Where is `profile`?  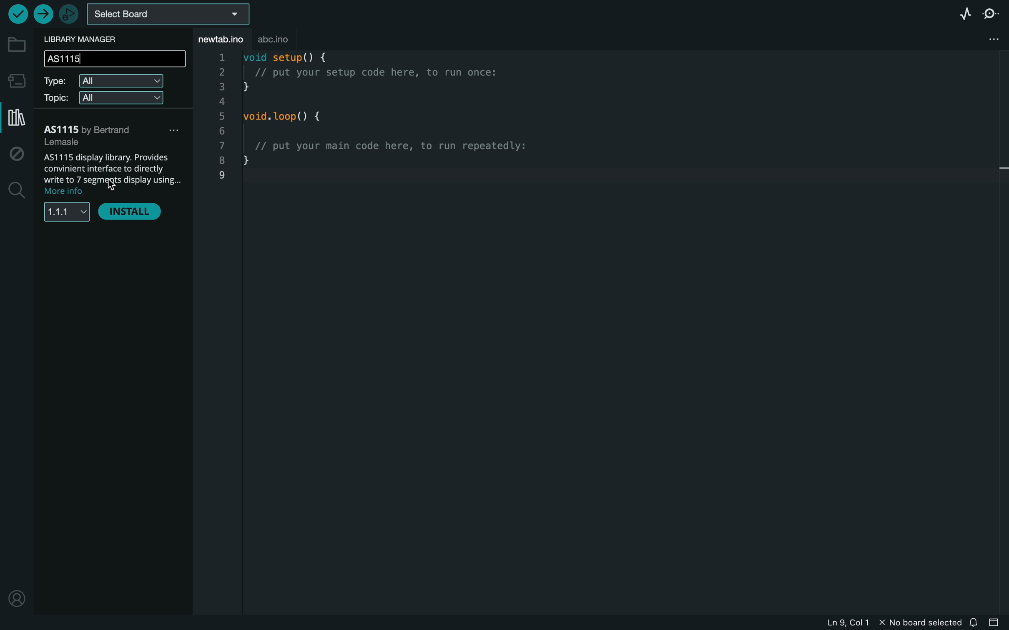 profile is located at coordinates (17, 600).